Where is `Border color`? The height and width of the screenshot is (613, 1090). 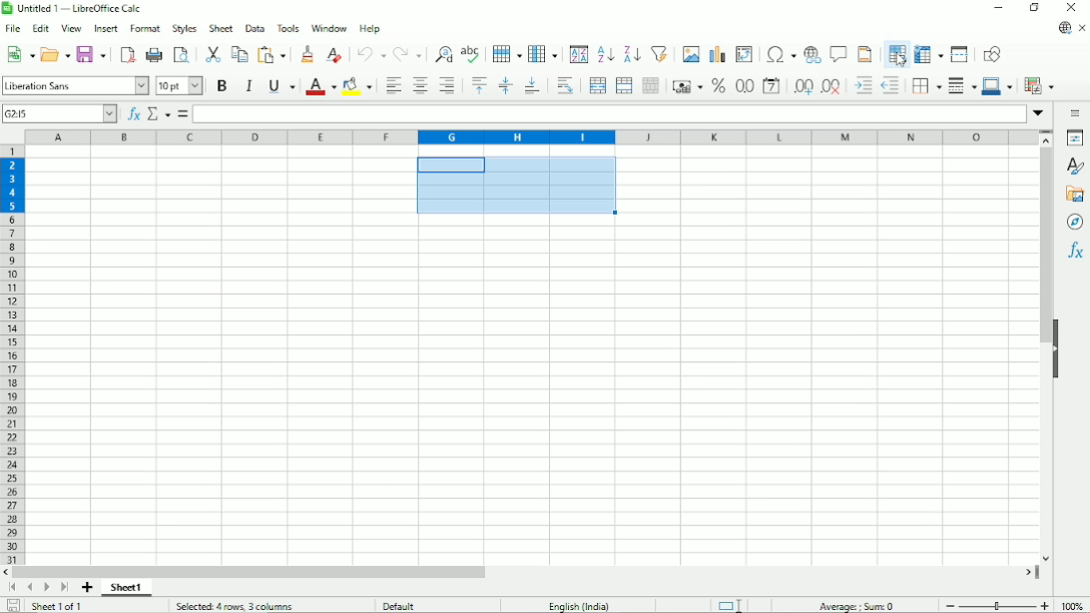
Border color is located at coordinates (997, 86).